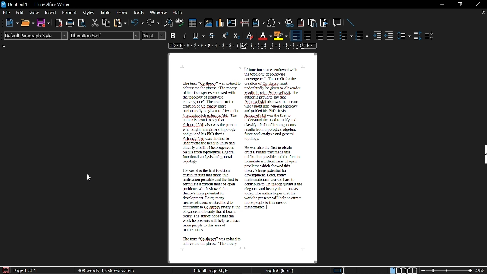  I want to click on Insert, so click(51, 13).